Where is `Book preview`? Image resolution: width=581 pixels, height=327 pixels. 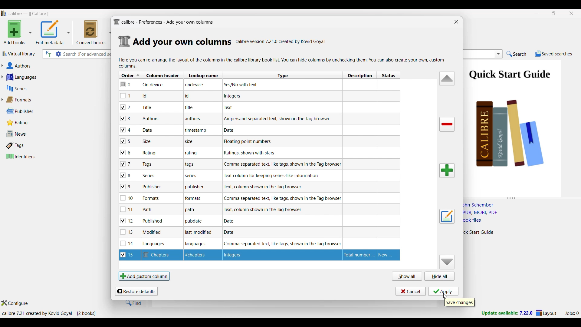 Book preview is located at coordinates (520, 126).